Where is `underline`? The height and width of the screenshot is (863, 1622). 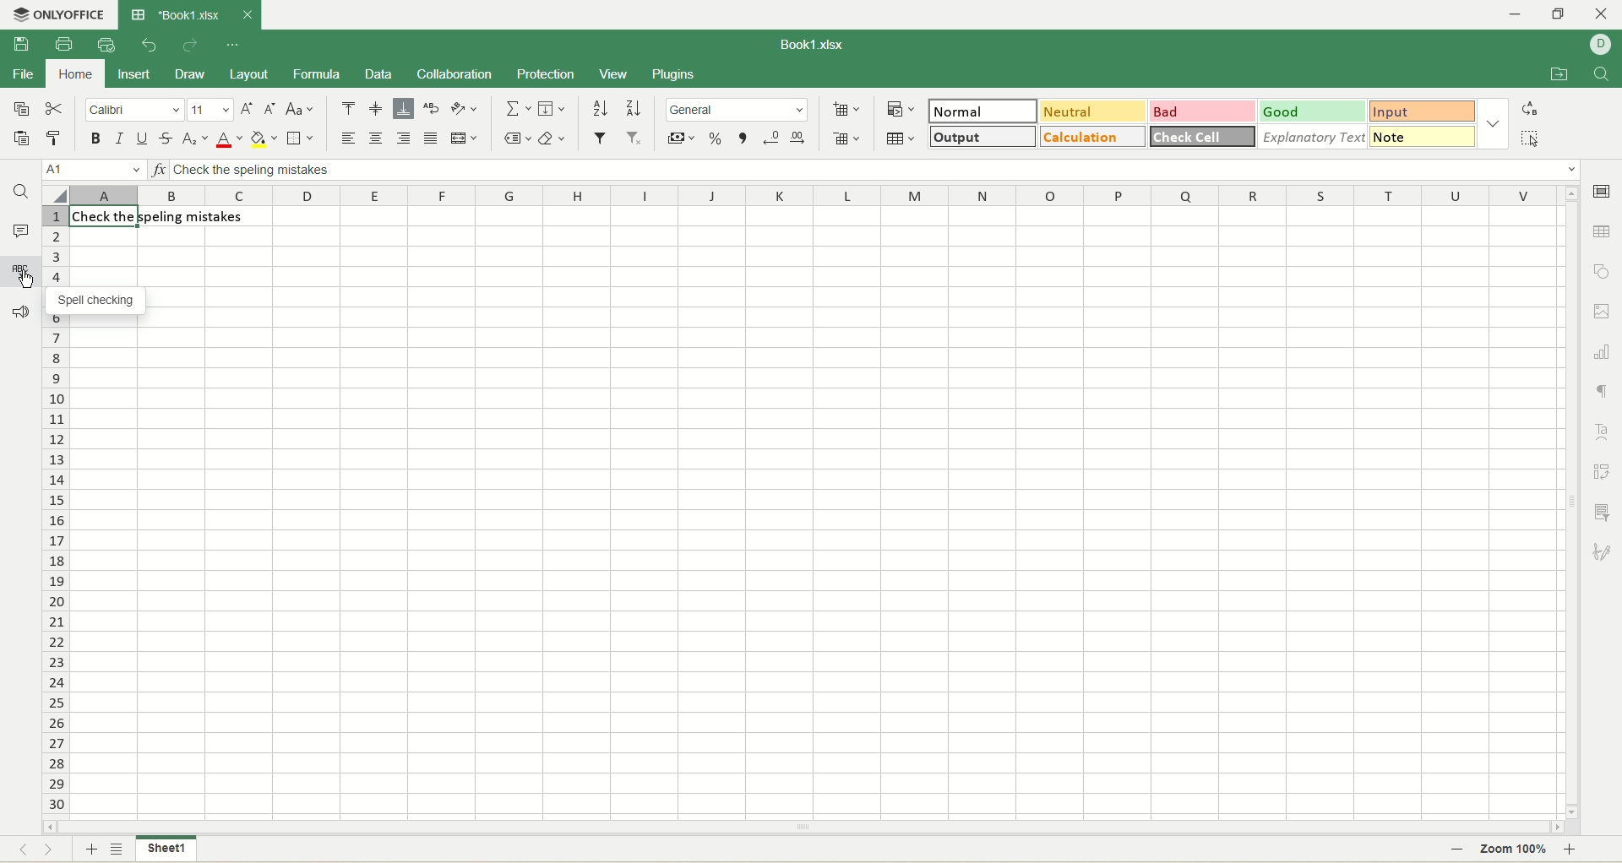 underline is located at coordinates (144, 140).